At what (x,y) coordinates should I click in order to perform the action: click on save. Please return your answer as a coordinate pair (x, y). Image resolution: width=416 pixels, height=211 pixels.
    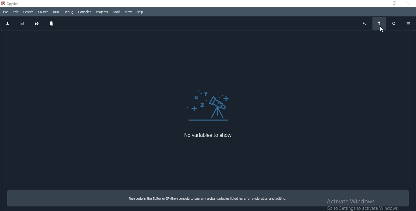
    Looking at the image, I should click on (23, 22).